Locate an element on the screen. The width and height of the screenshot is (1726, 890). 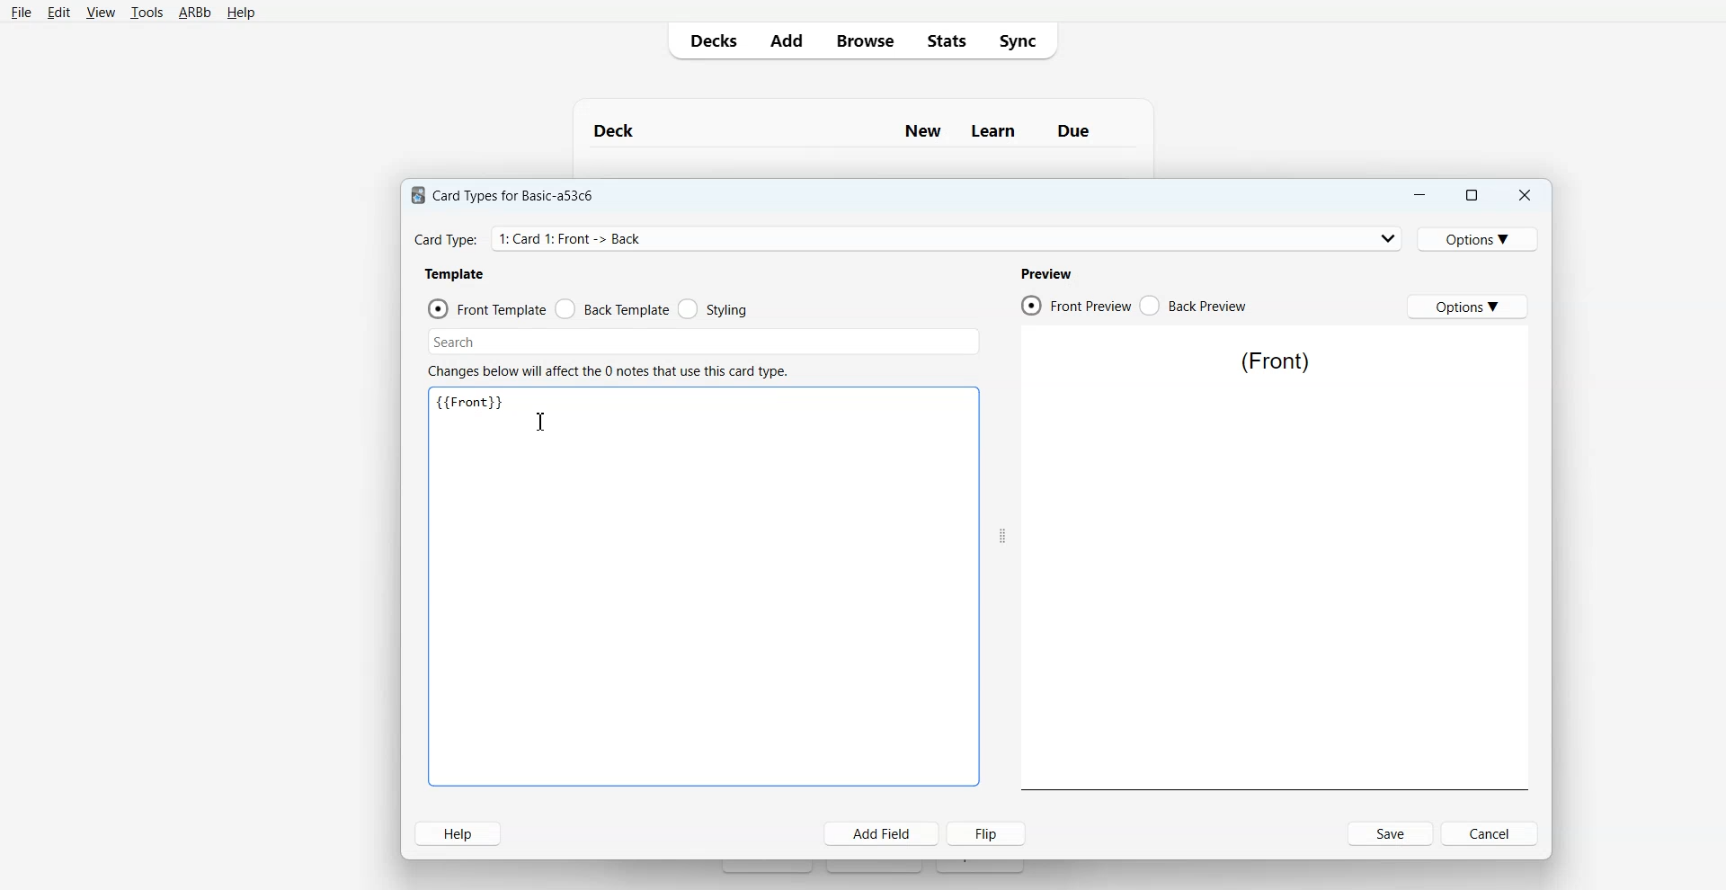
(Front) is located at coordinates (1275, 360).